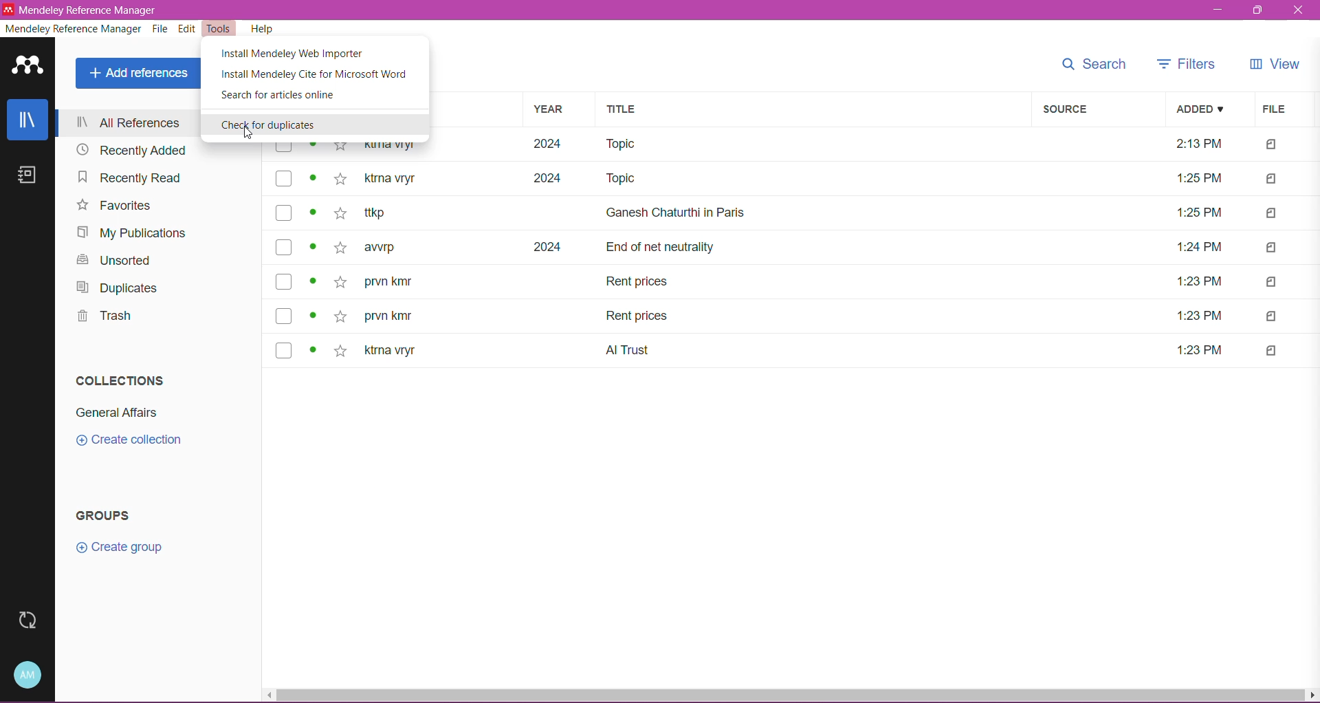 This screenshot has width=1320, height=703. Describe the element at coordinates (284, 179) in the screenshot. I see `checkbox` at that location.